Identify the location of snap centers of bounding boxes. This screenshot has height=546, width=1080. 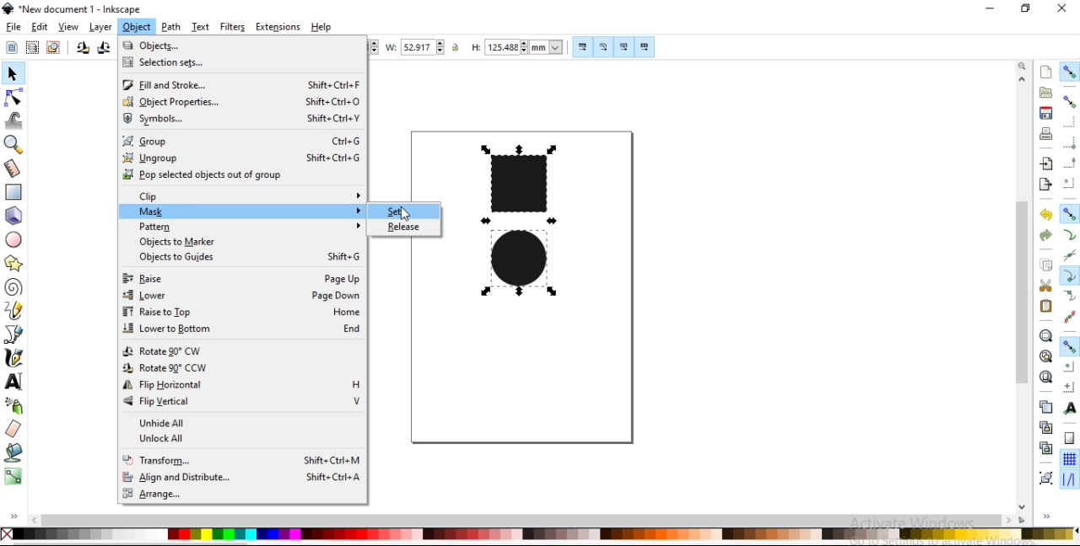
(1067, 182).